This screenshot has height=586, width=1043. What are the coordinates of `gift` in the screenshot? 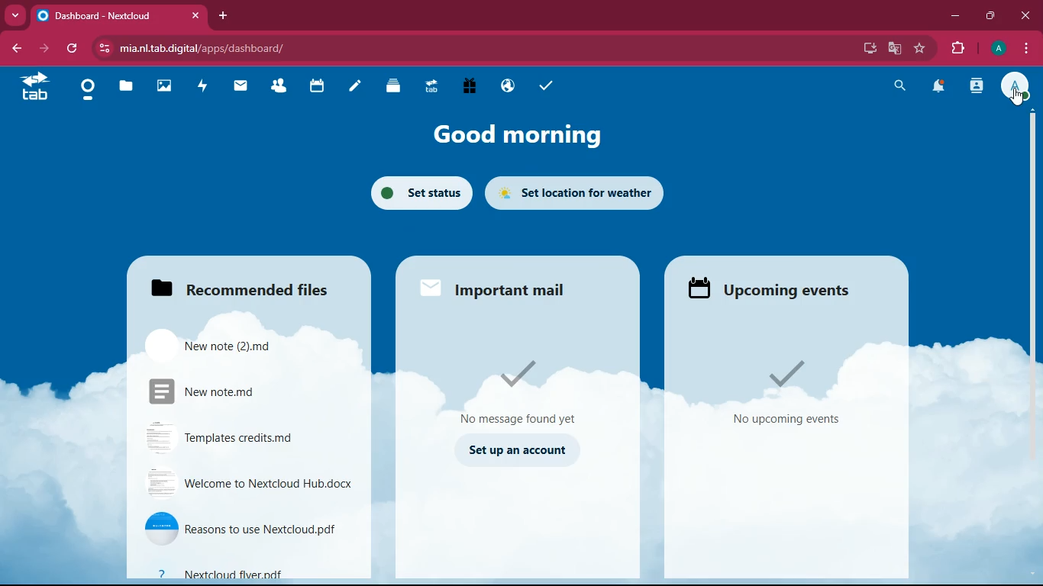 It's located at (468, 85).